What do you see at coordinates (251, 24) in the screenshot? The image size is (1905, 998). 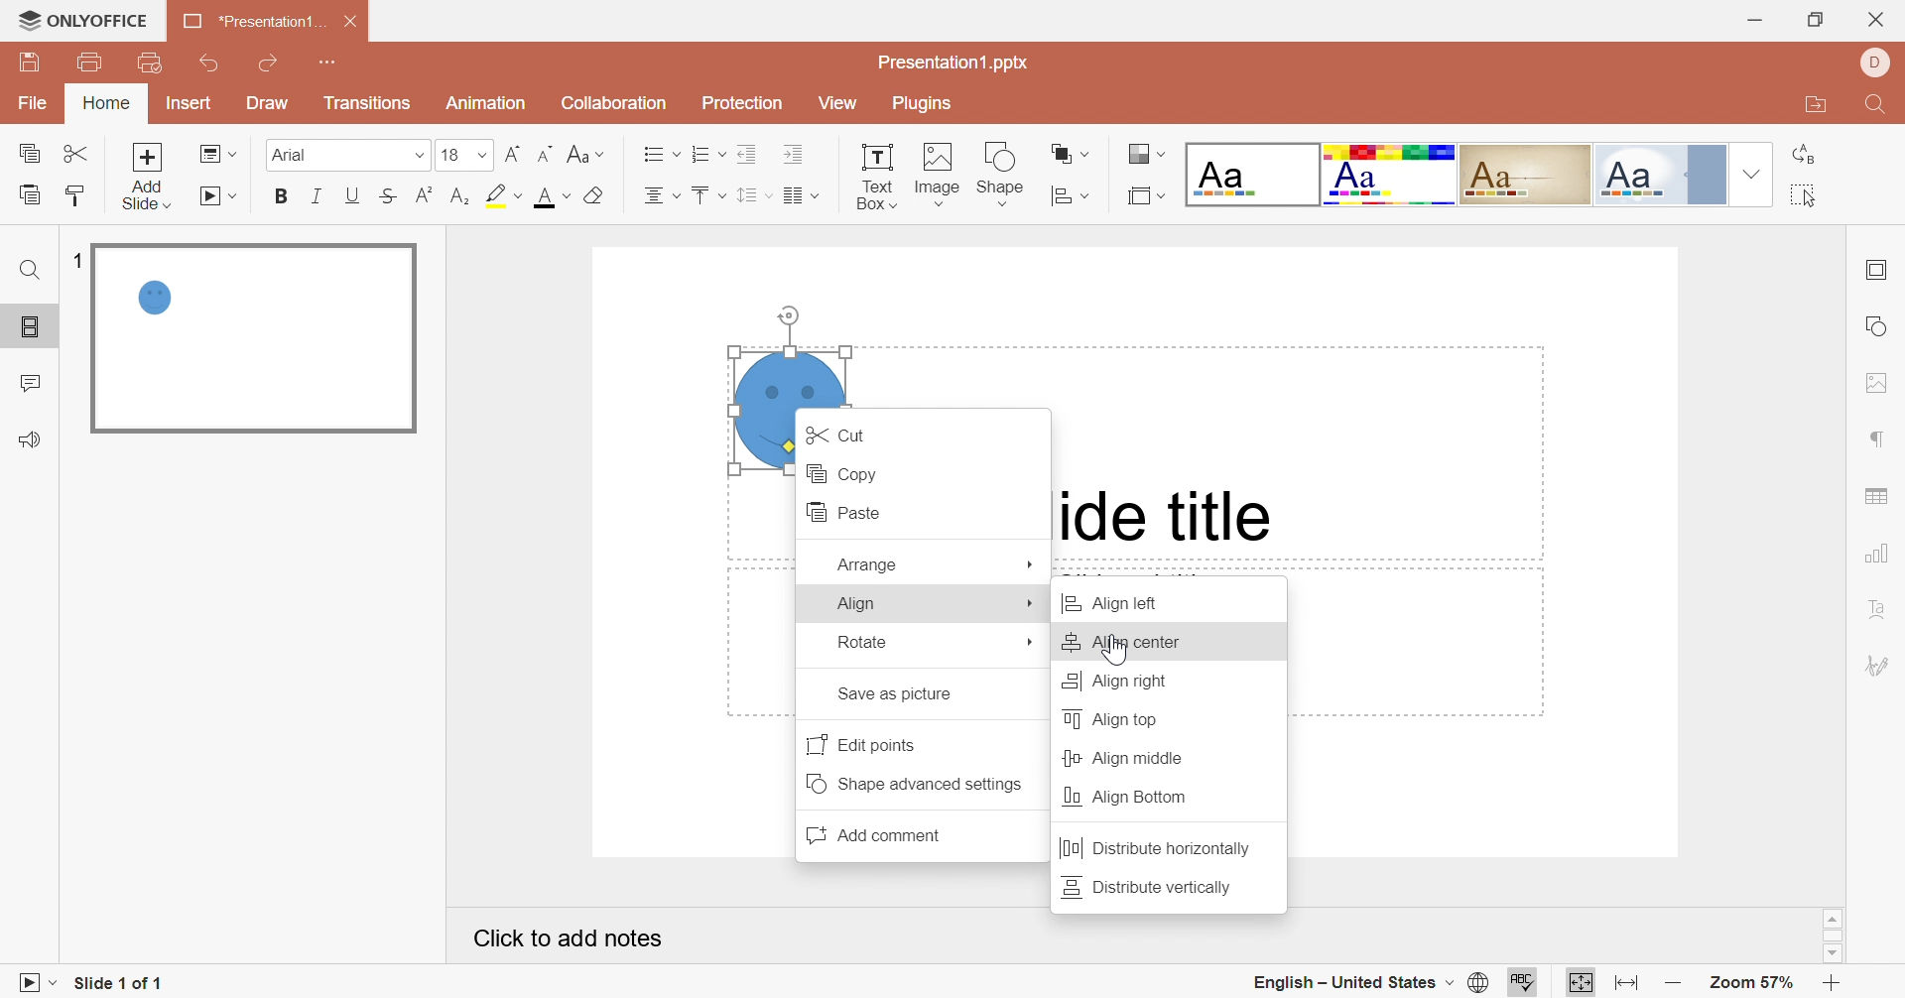 I see `*Presentation1` at bounding box center [251, 24].